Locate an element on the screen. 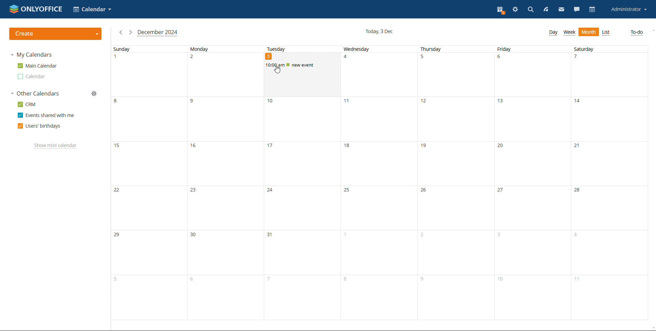  14 is located at coordinates (611, 119).